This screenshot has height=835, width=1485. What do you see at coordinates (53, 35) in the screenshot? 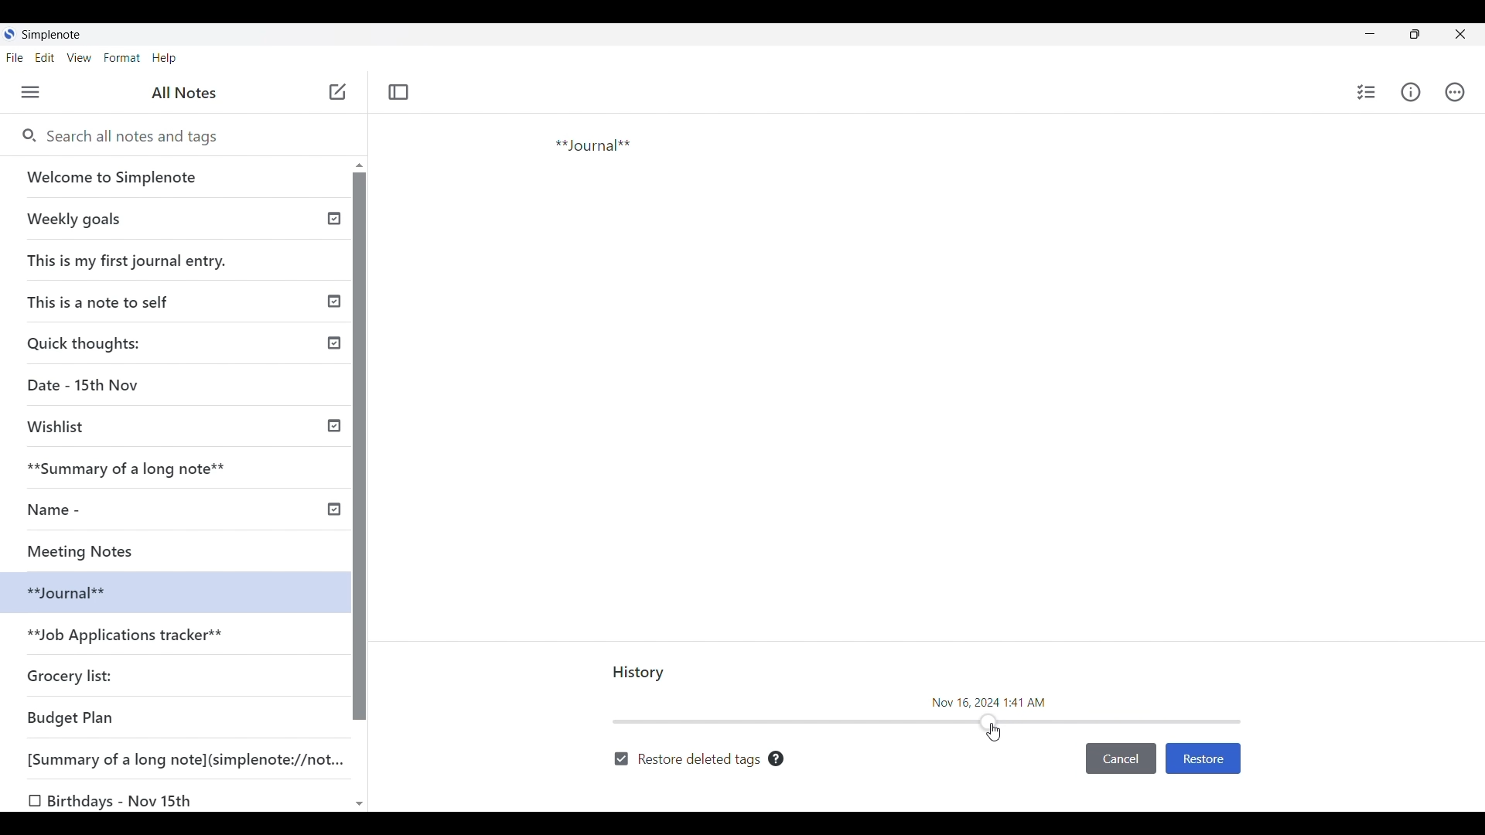
I see `Software name` at bounding box center [53, 35].